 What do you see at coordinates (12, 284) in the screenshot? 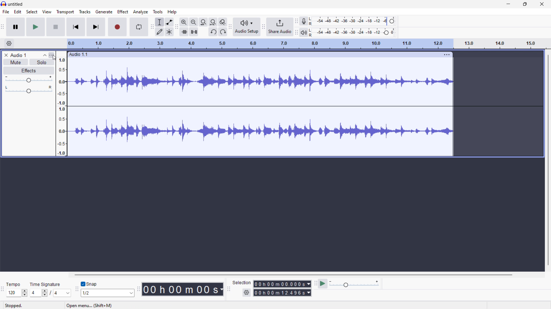
I see `Tempo` at bounding box center [12, 284].